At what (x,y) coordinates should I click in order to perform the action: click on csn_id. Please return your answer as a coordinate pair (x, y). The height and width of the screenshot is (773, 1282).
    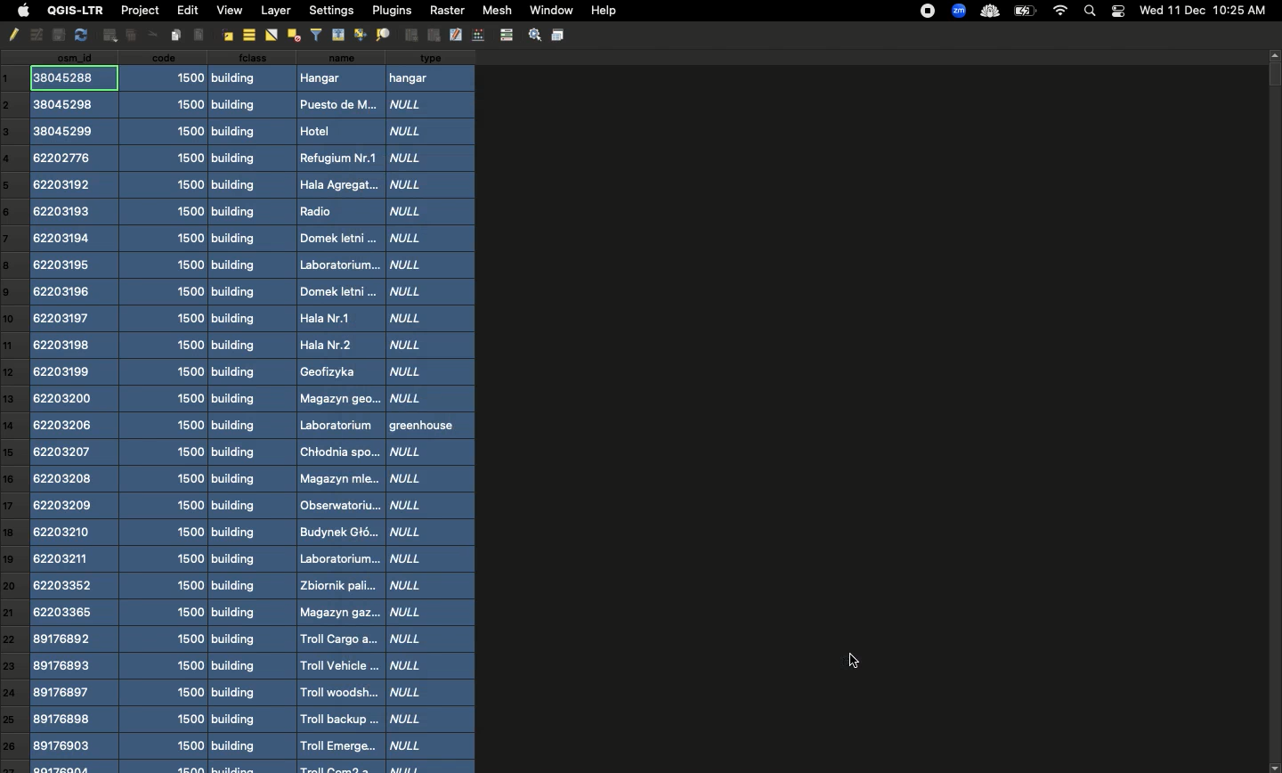
    Looking at the image, I should click on (75, 412).